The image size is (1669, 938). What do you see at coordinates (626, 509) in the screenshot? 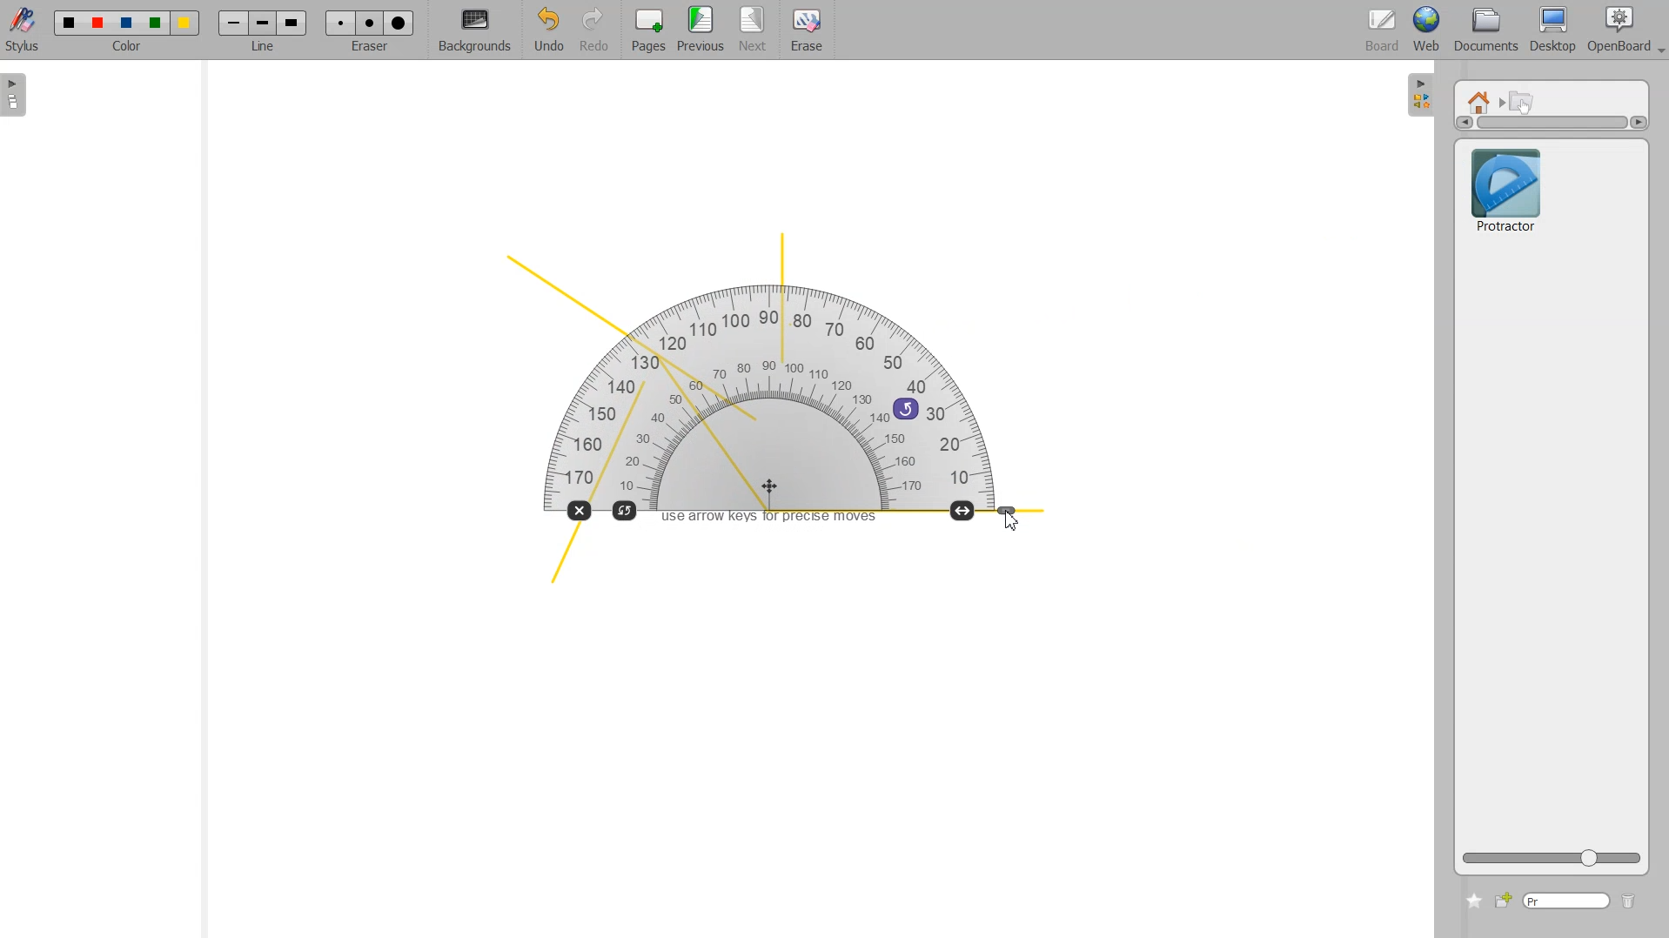
I see `Flip` at bounding box center [626, 509].